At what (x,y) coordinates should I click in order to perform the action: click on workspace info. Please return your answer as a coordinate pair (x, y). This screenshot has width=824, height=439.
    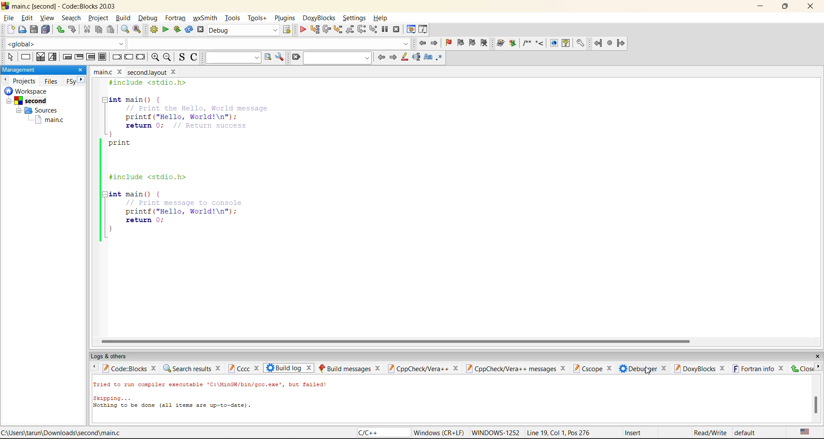
    Looking at the image, I should click on (36, 109).